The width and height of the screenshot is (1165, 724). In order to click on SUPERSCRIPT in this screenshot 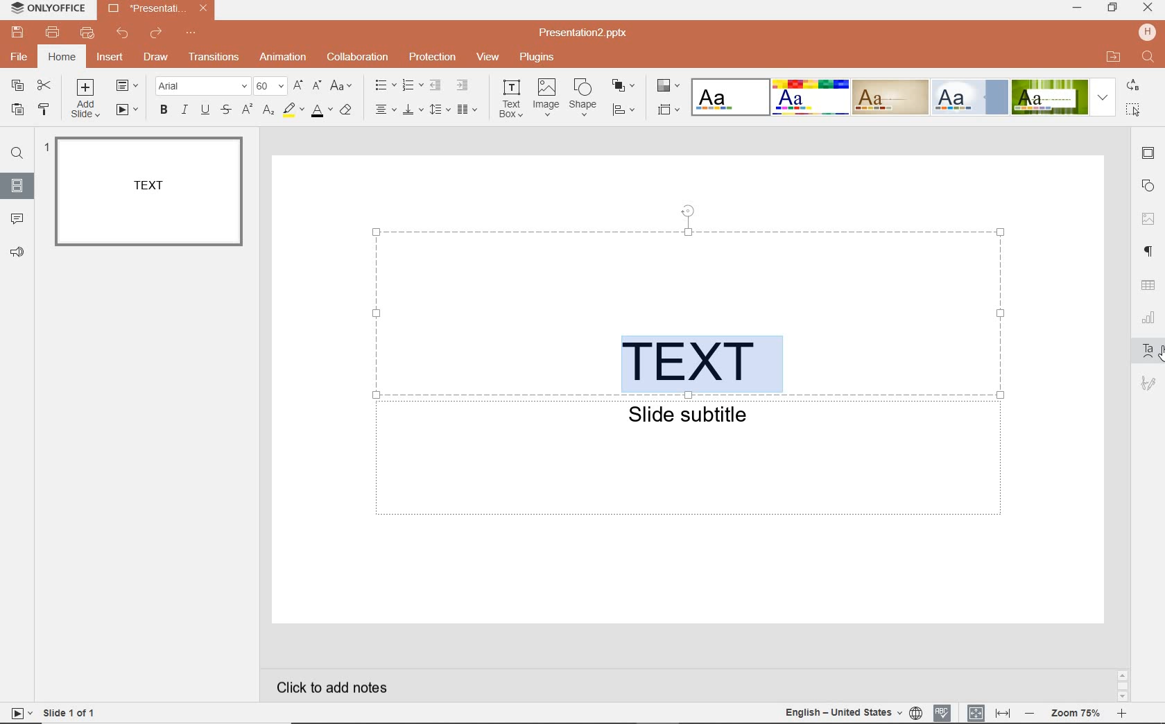, I will do `click(248, 110)`.